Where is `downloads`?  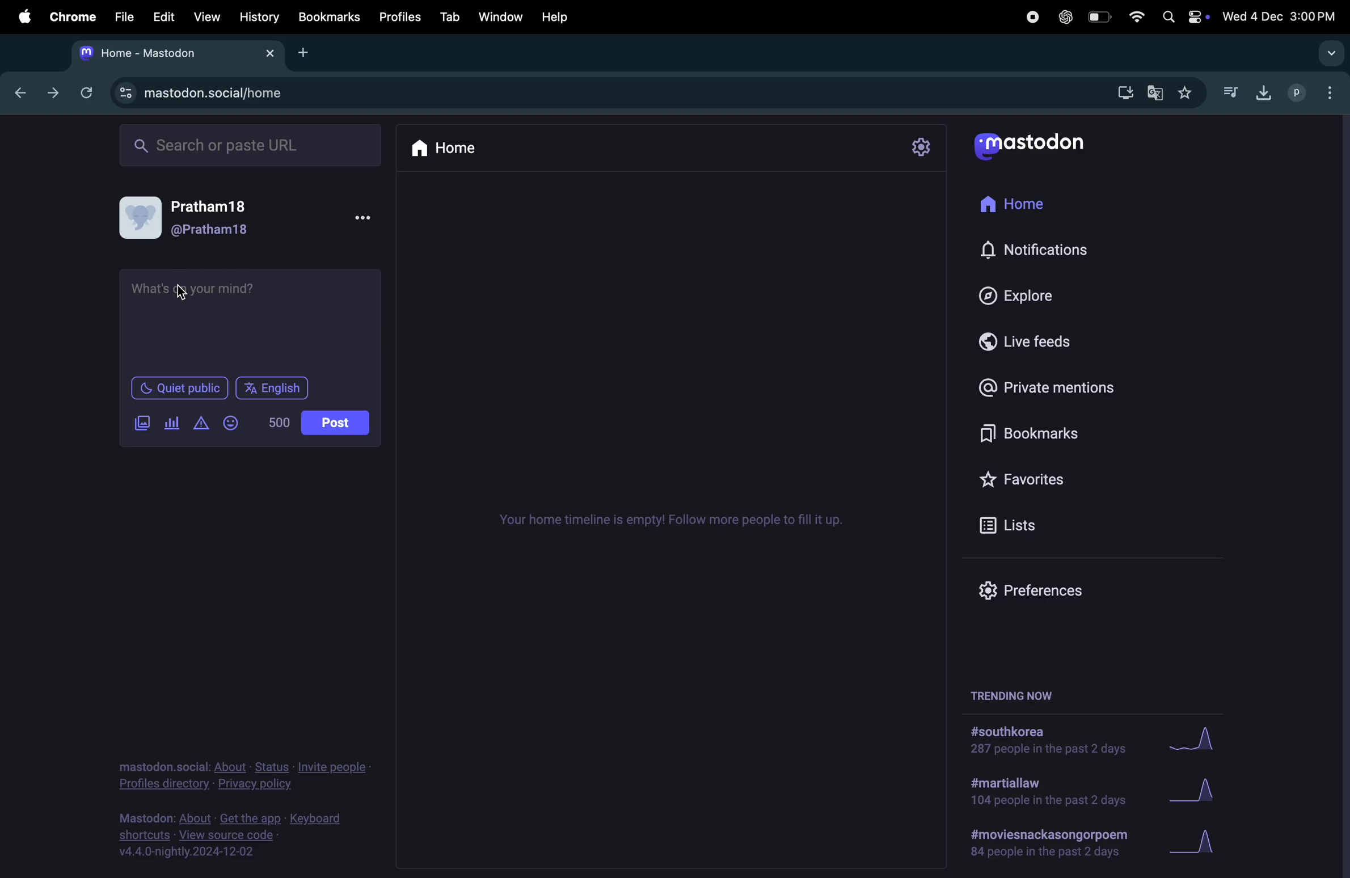 downloads is located at coordinates (1262, 94).